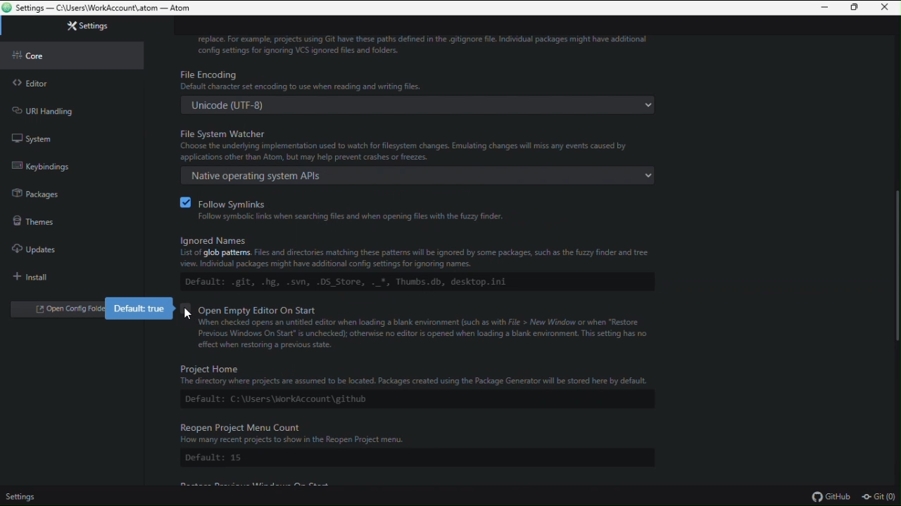  I want to click on native os, so click(414, 176).